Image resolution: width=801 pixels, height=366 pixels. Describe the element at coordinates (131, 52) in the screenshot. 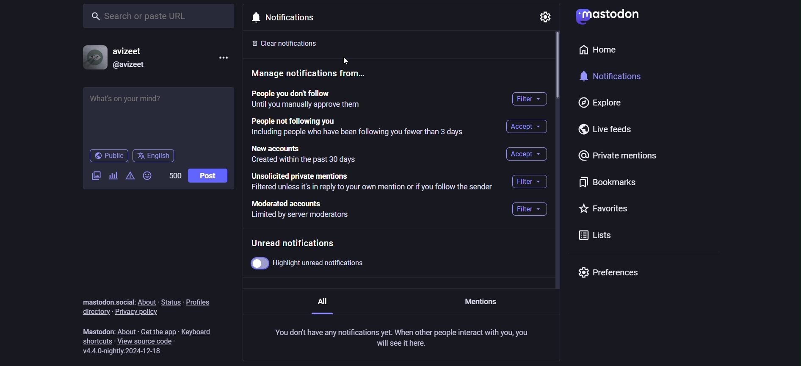

I see `avizeet` at that location.